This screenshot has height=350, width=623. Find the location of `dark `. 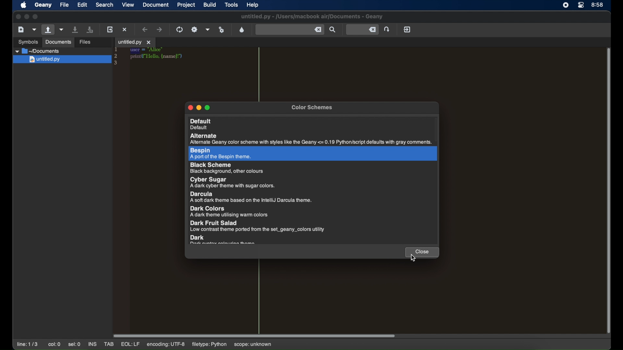

dark  is located at coordinates (223, 240).